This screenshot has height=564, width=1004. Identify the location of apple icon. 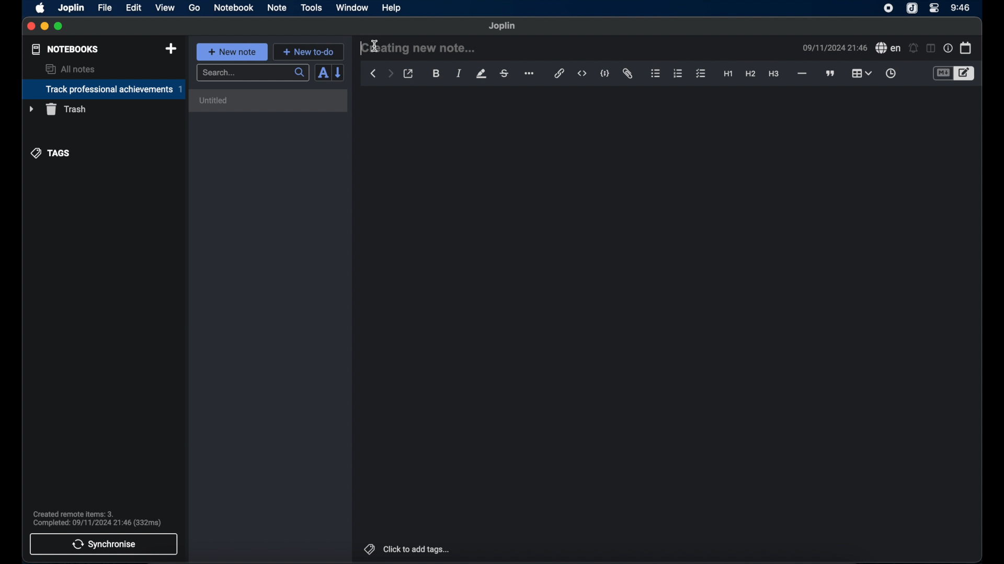
(41, 8).